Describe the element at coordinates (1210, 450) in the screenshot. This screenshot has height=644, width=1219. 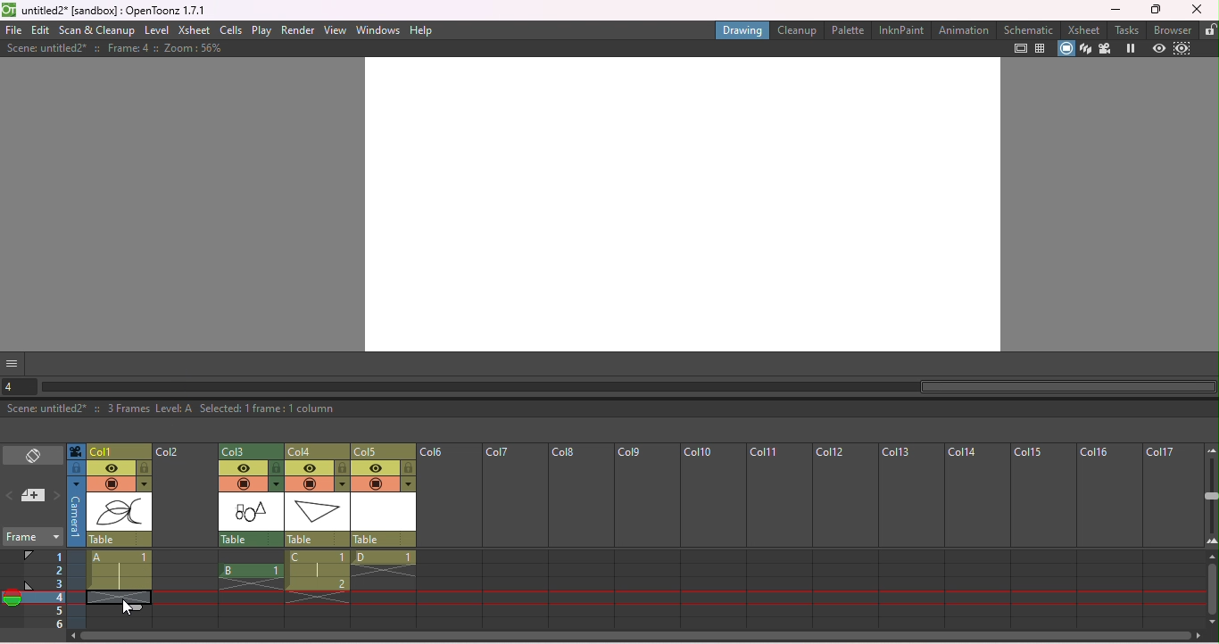
I see `Zoom out` at that location.